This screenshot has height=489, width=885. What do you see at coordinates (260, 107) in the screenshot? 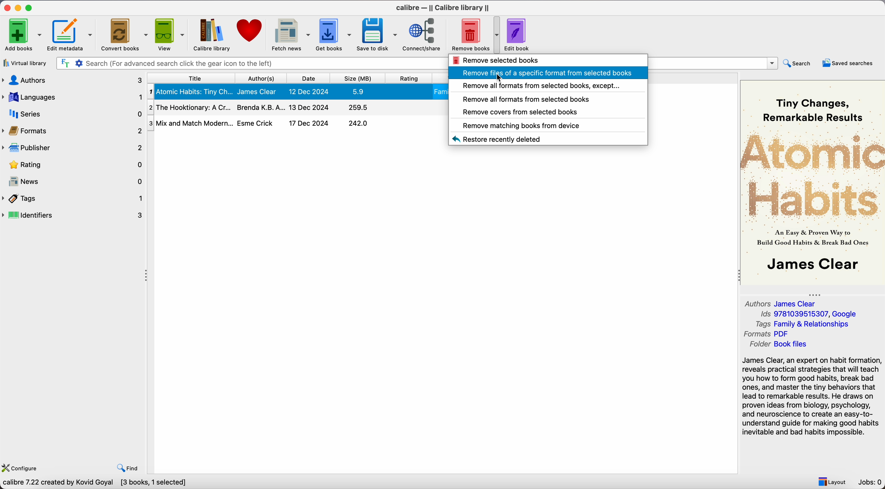
I see `Brenda K.B.A...` at bounding box center [260, 107].